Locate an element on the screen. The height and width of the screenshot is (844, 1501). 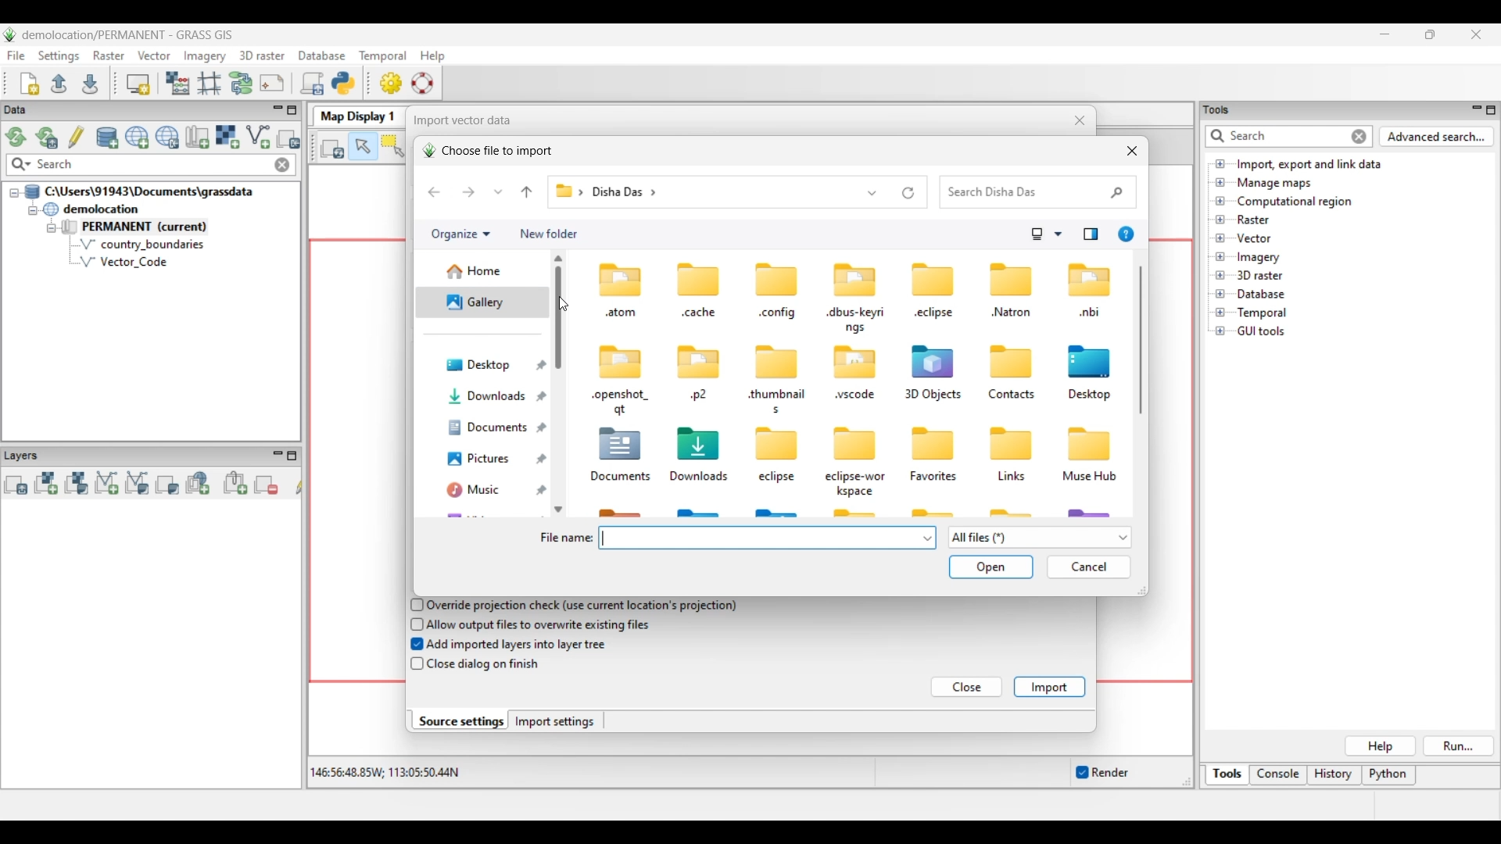
icon is located at coordinates (1006, 360).